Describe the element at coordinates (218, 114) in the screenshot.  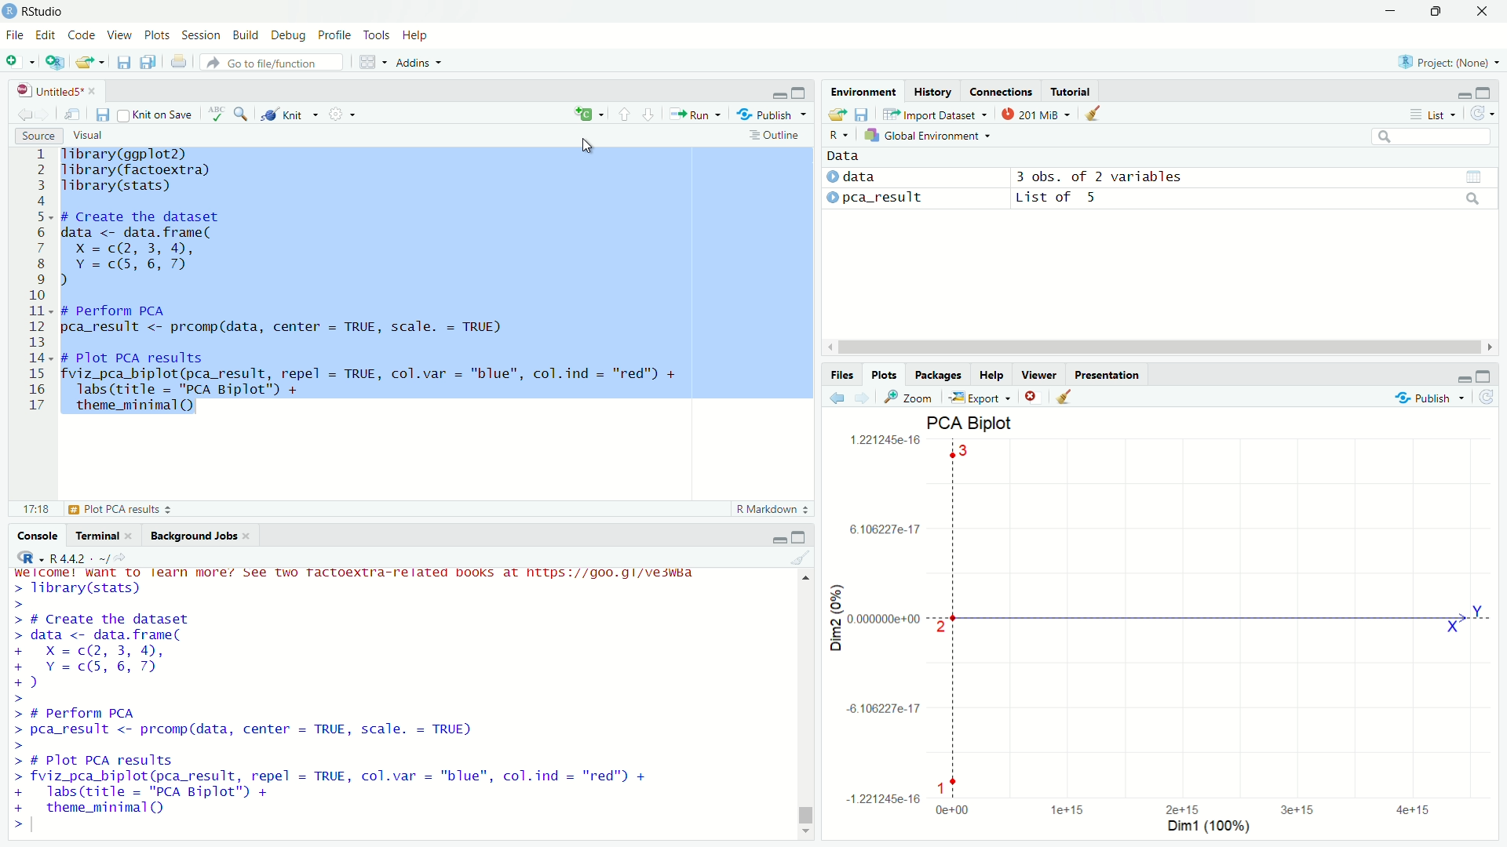
I see `spelling check` at that location.